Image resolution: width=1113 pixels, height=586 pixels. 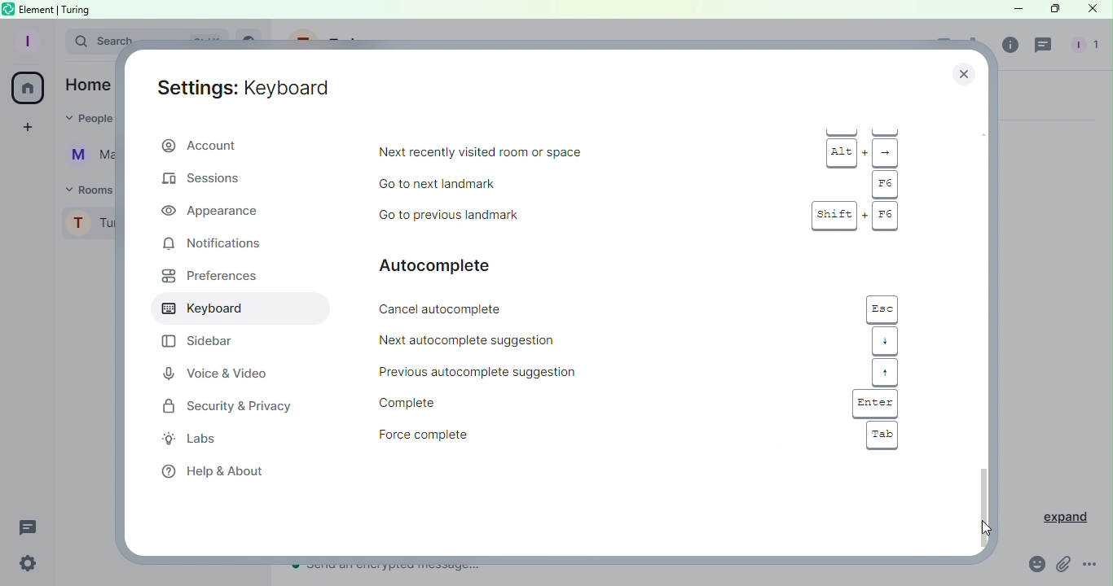 What do you see at coordinates (232, 310) in the screenshot?
I see `Keyboard` at bounding box center [232, 310].